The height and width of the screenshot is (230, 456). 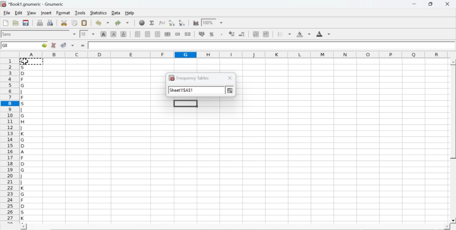 I want to click on insert chart, so click(x=196, y=22).